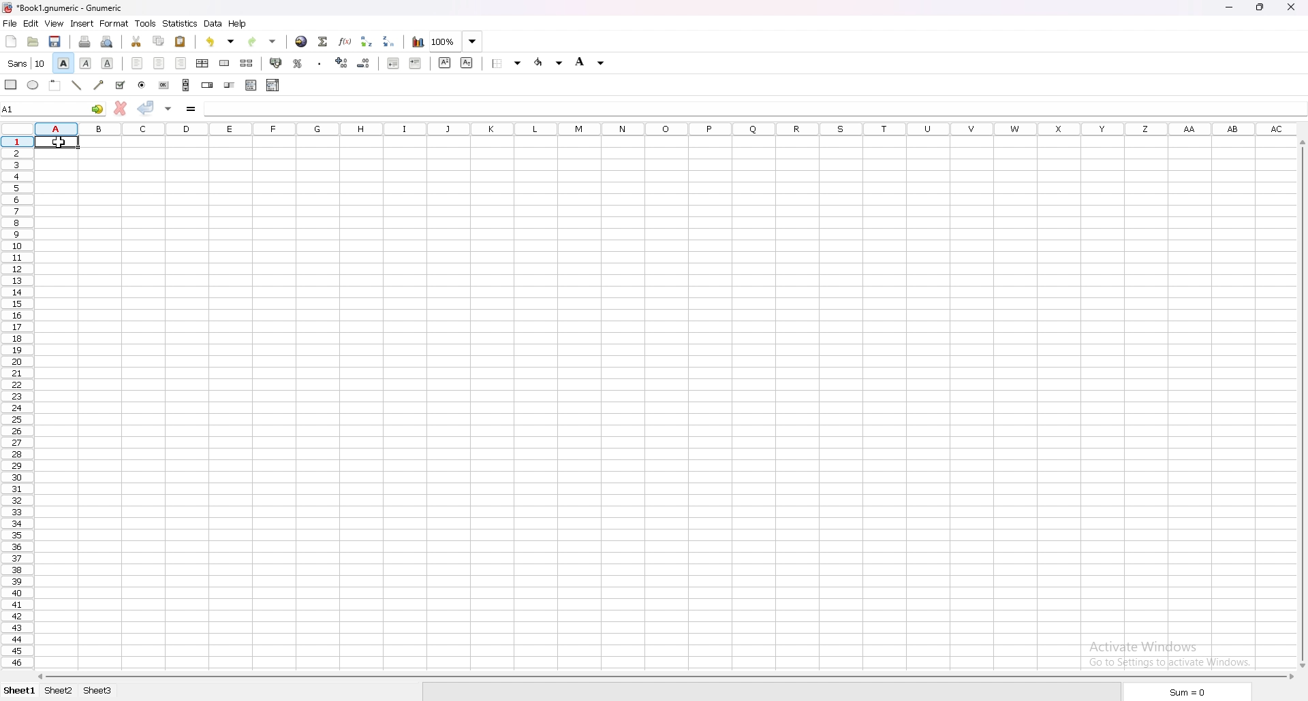 The width and height of the screenshot is (1308, 701). What do you see at coordinates (59, 691) in the screenshot?
I see `sheet 2` at bounding box center [59, 691].